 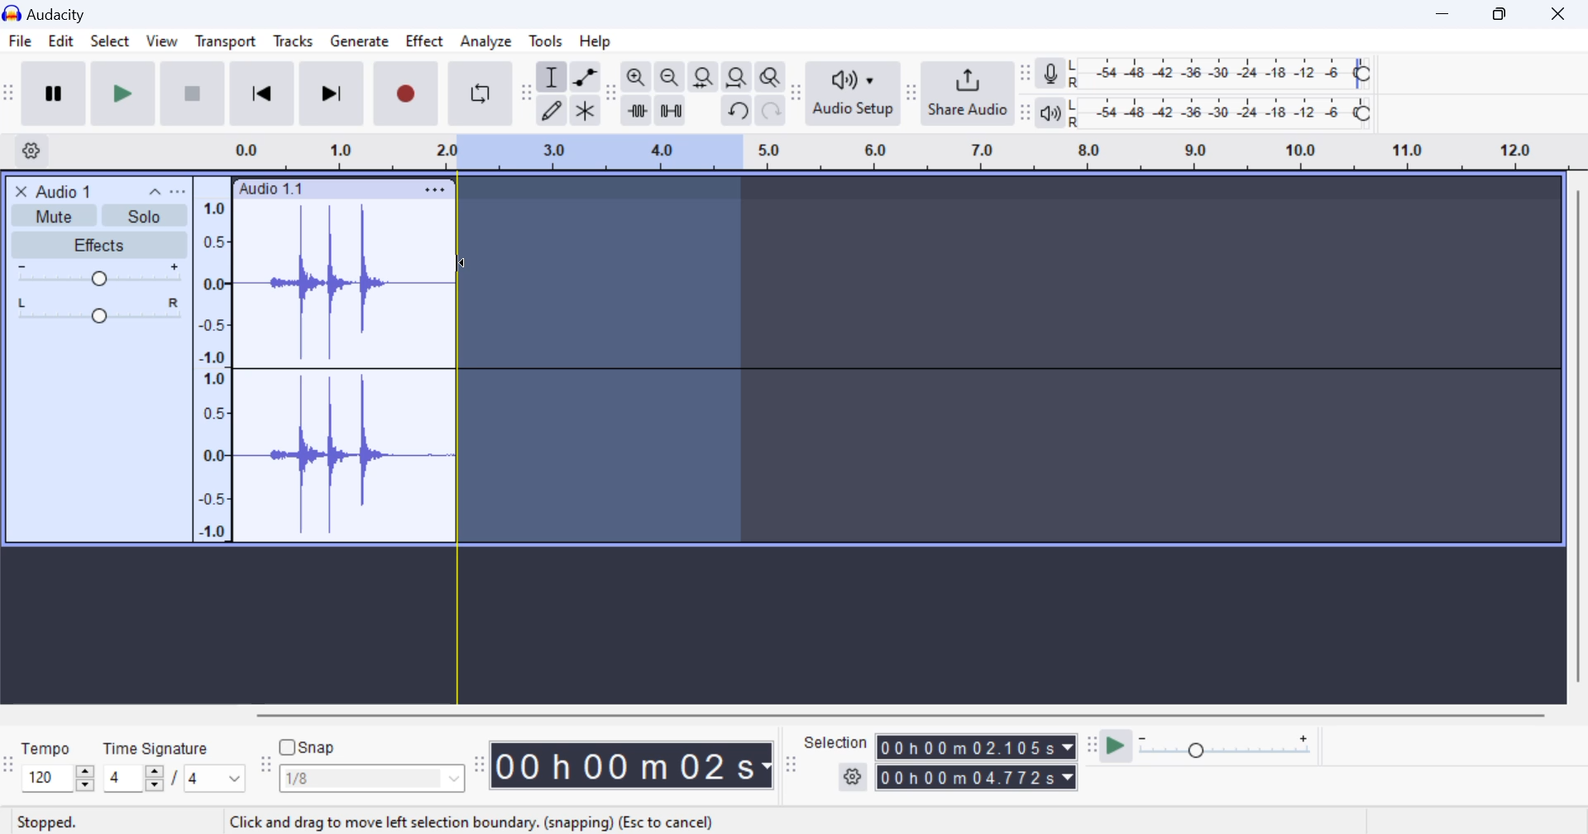 I want to click on Analyze, so click(x=486, y=41).